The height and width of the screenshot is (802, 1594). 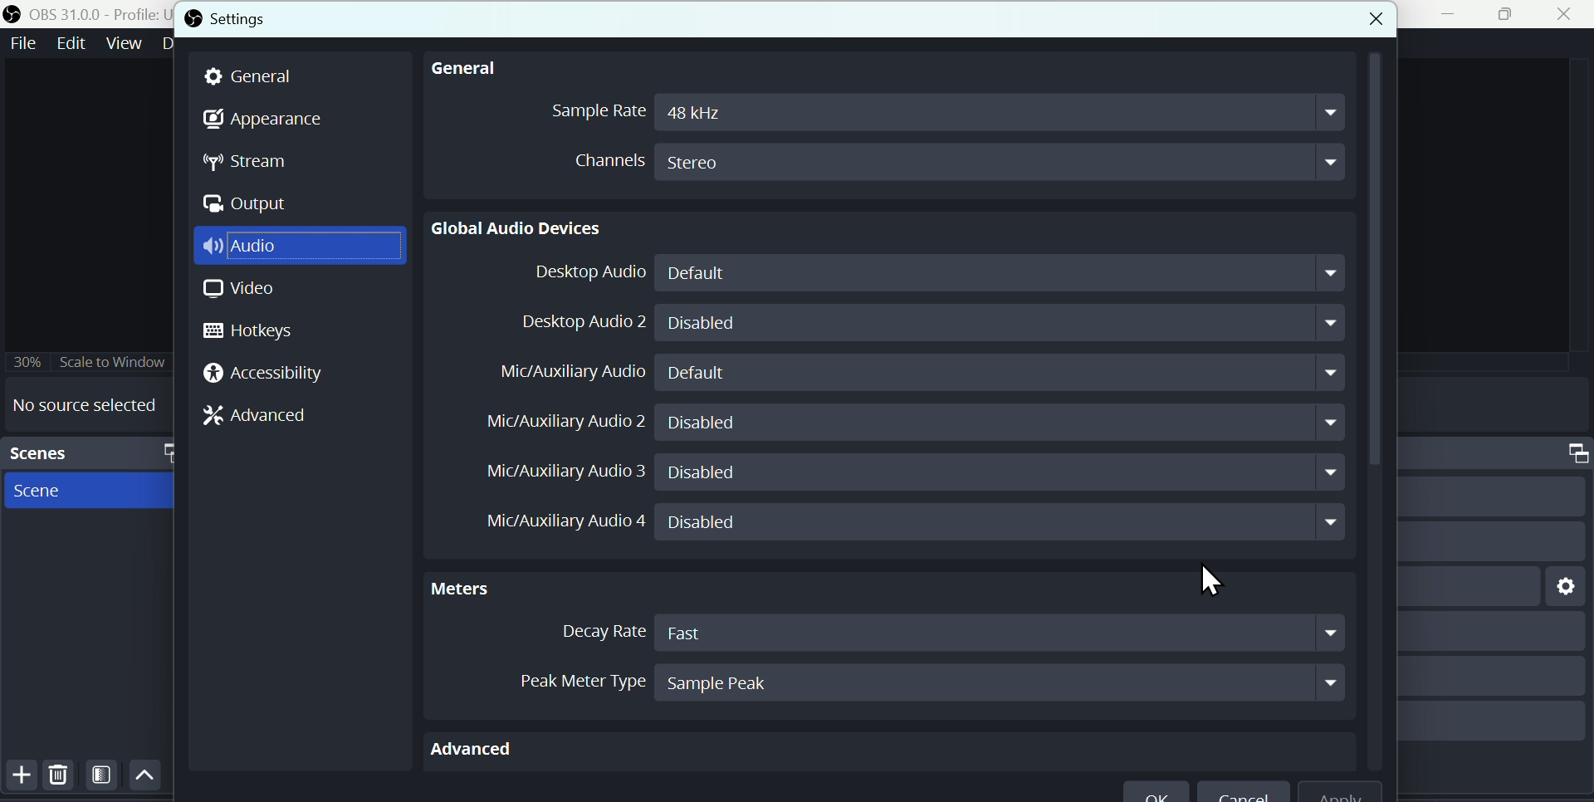 I want to click on Advanced, so click(x=263, y=414).